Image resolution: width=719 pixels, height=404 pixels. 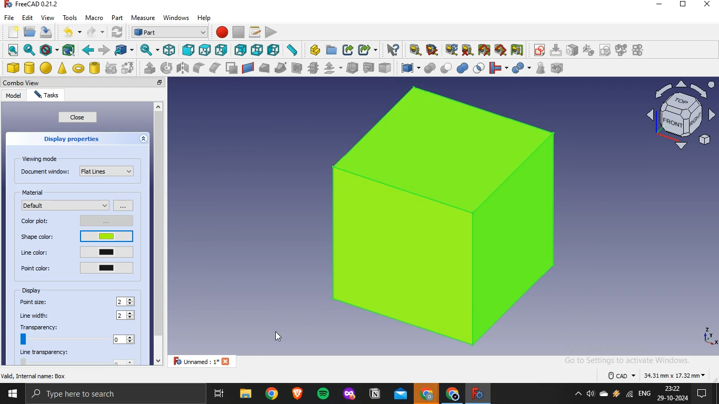 I want to click on restore tab, so click(x=148, y=83).